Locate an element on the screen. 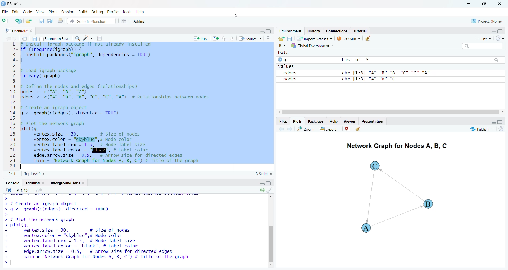 This screenshot has height=270, width=508. Packages is located at coordinates (315, 121).